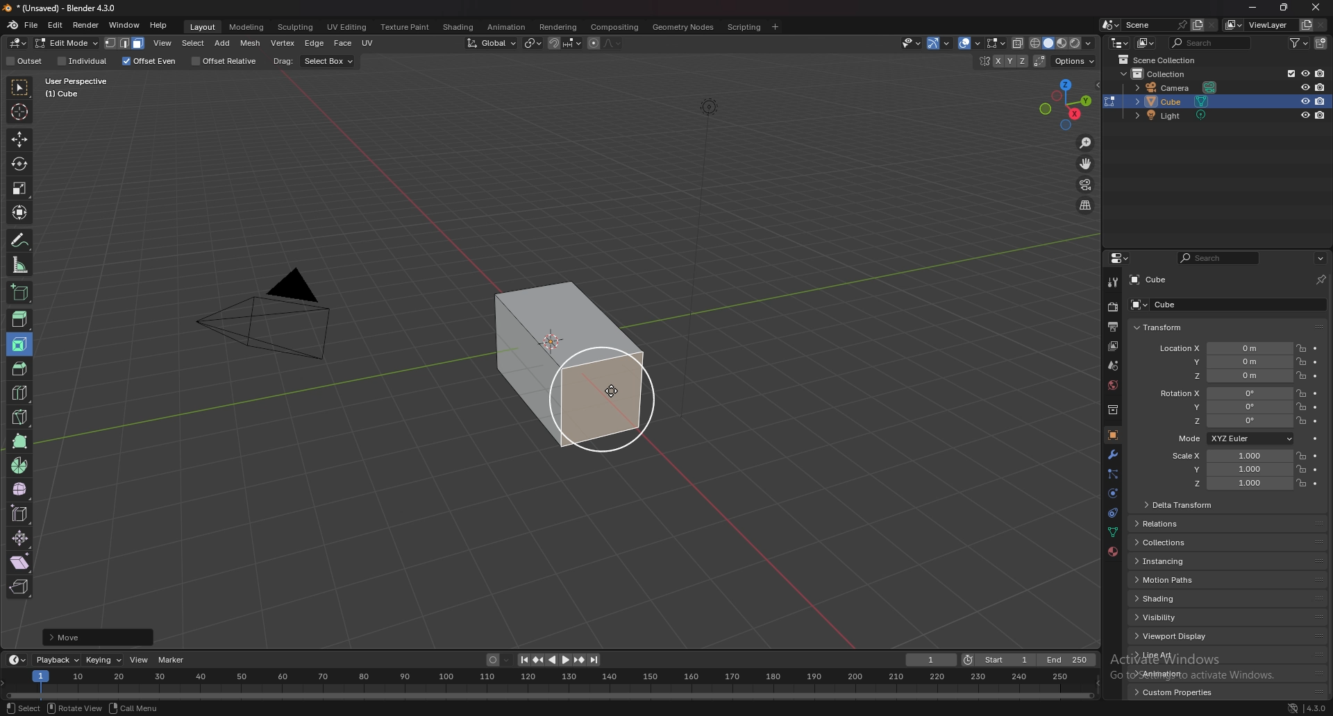 The height and width of the screenshot is (716, 1333). What do you see at coordinates (1175, 617) in the screenshot?
I see `visibility` at bounding box center [1175, 617].